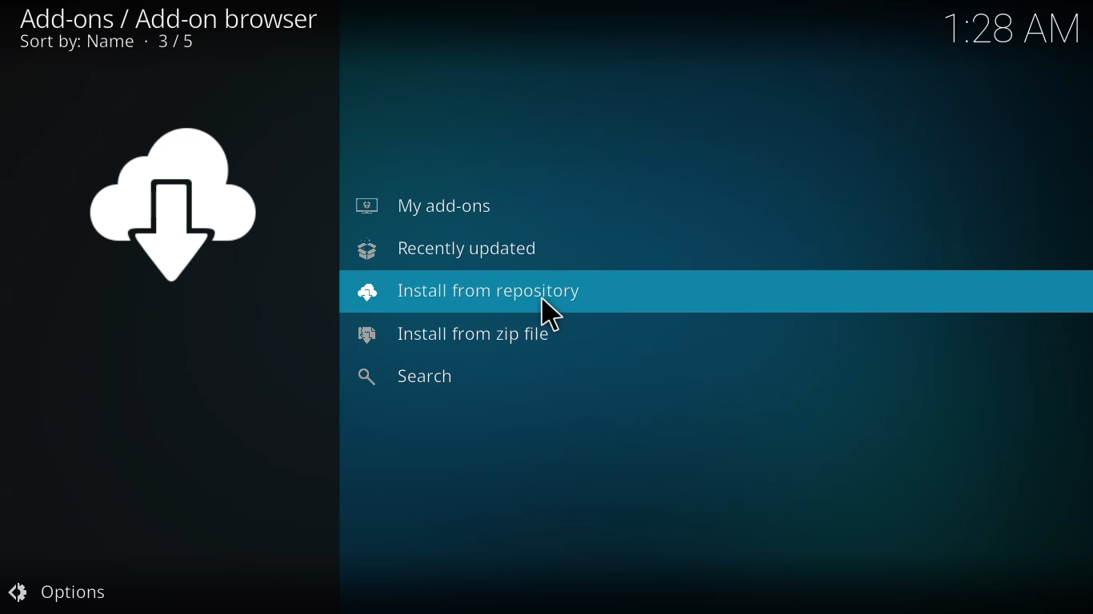 The height and width of the screenshot is (614, 1093). I want to click on install from zip file, so click(459, 337).